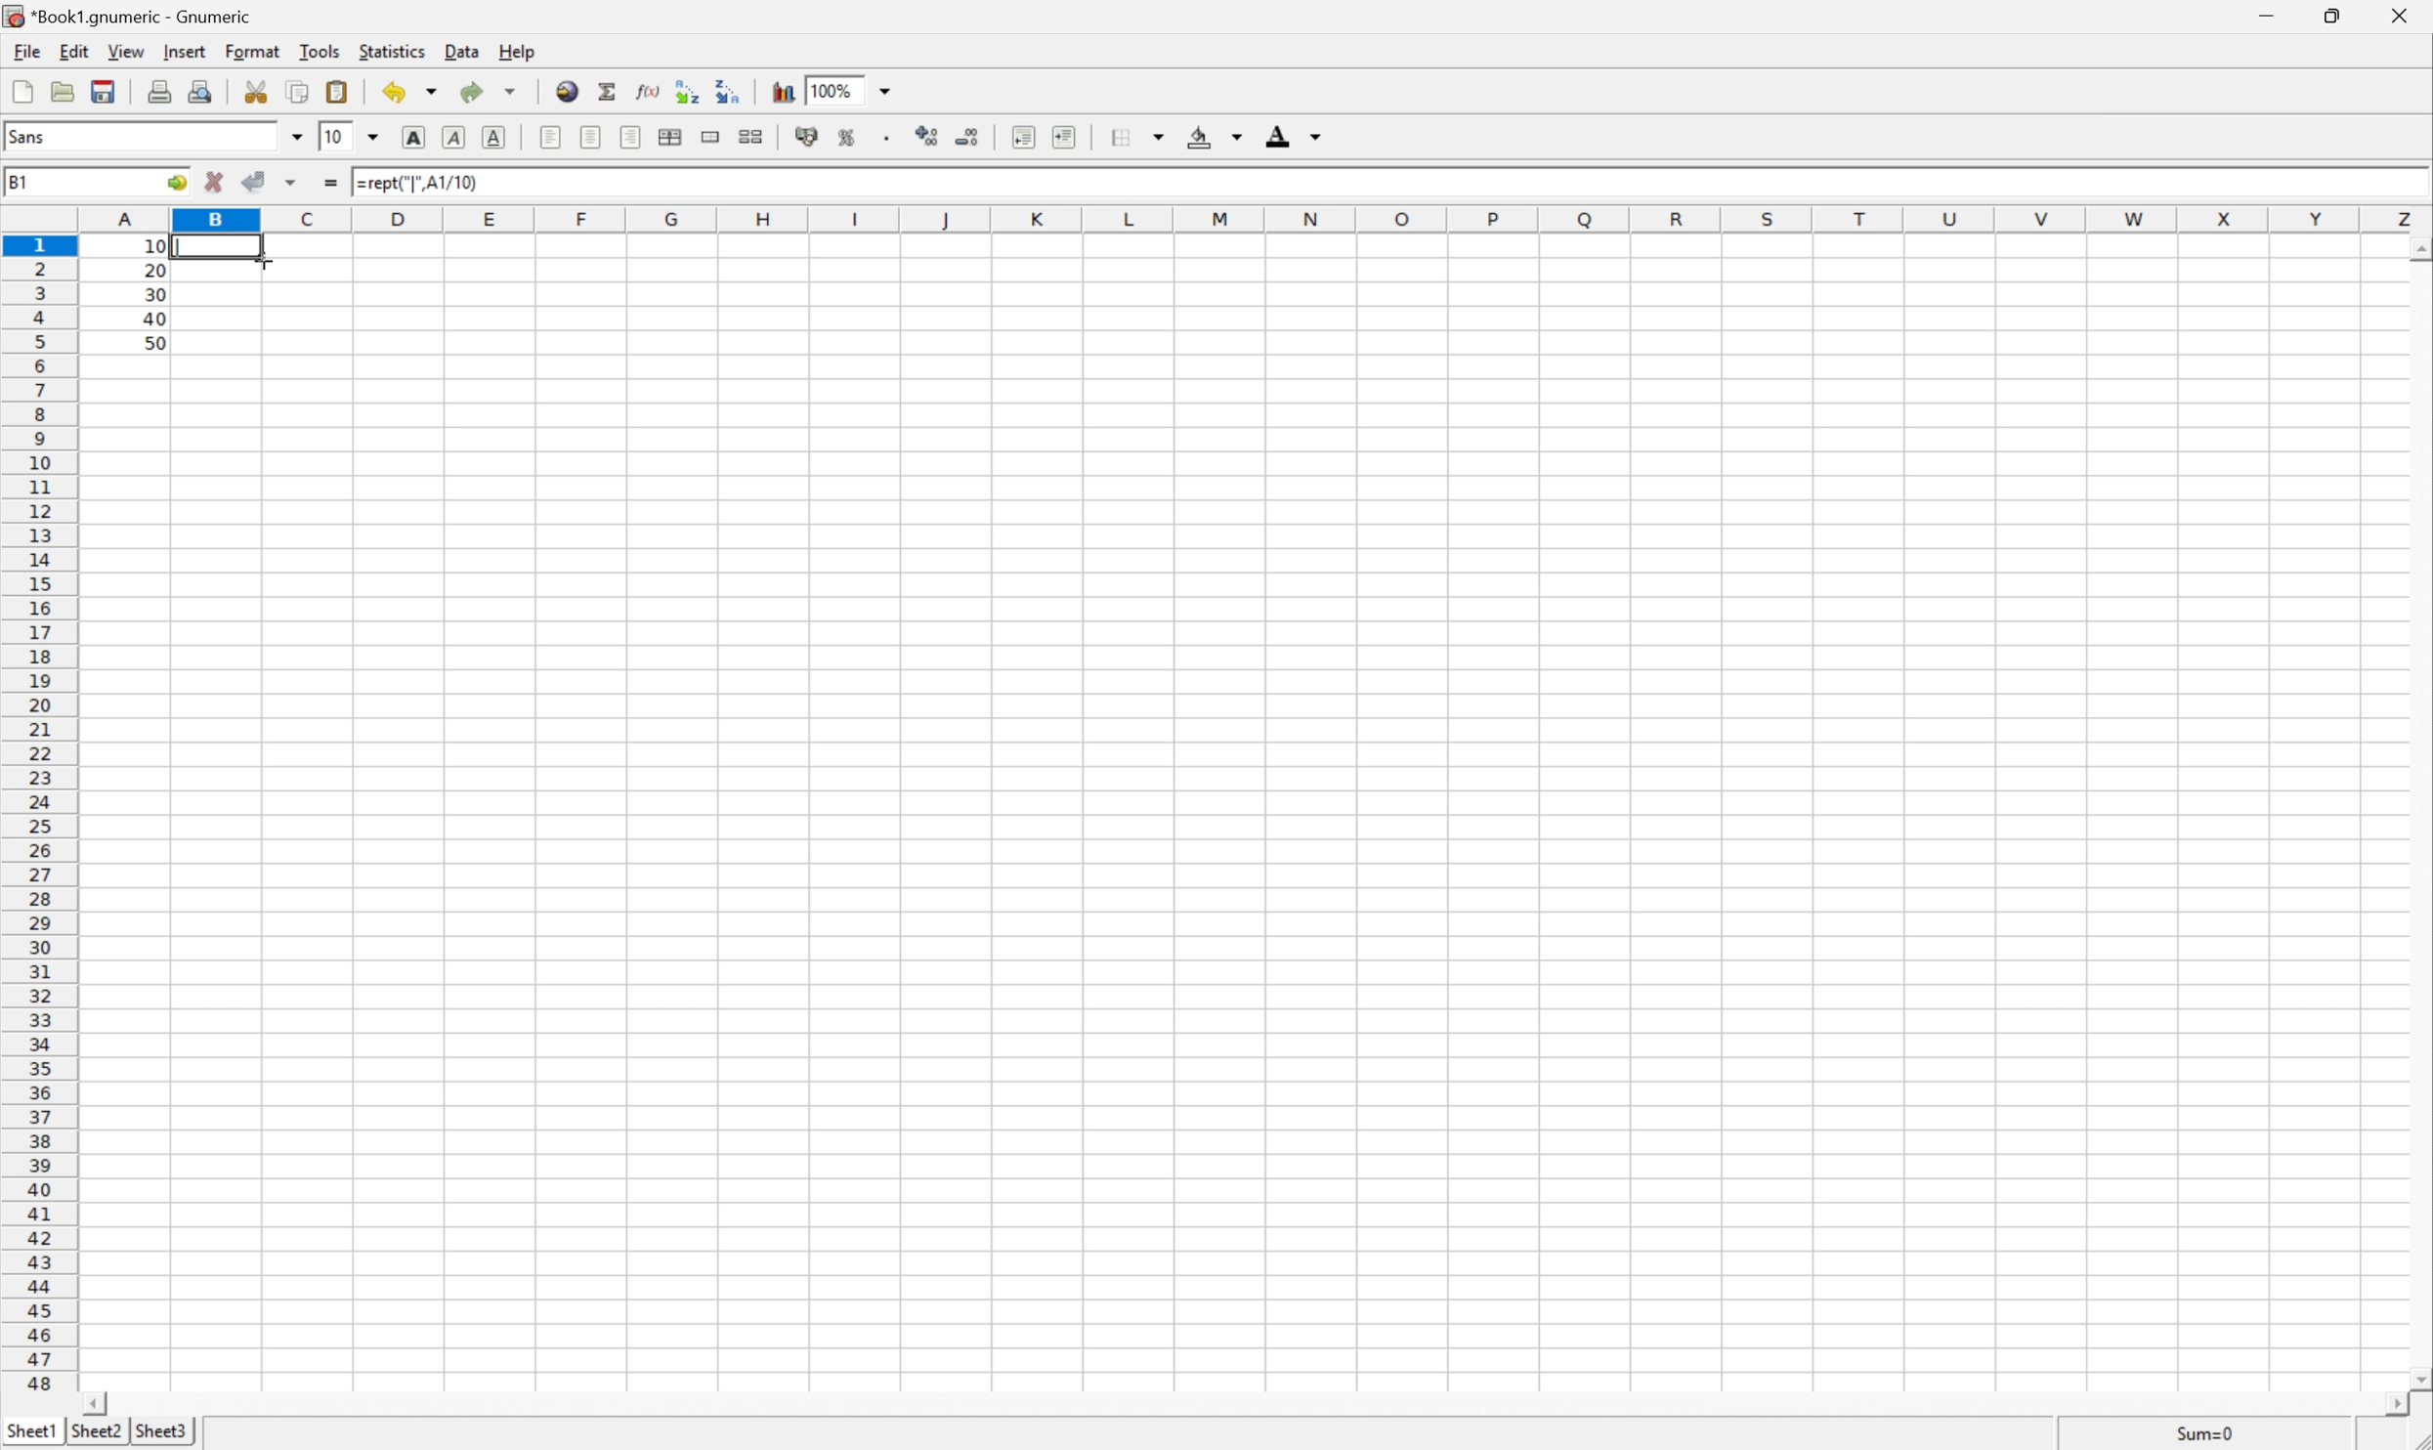 The width and height of the screenshot is (2433, 1450). I want to click on =REPT("|", A1/10), so click(423, 182).